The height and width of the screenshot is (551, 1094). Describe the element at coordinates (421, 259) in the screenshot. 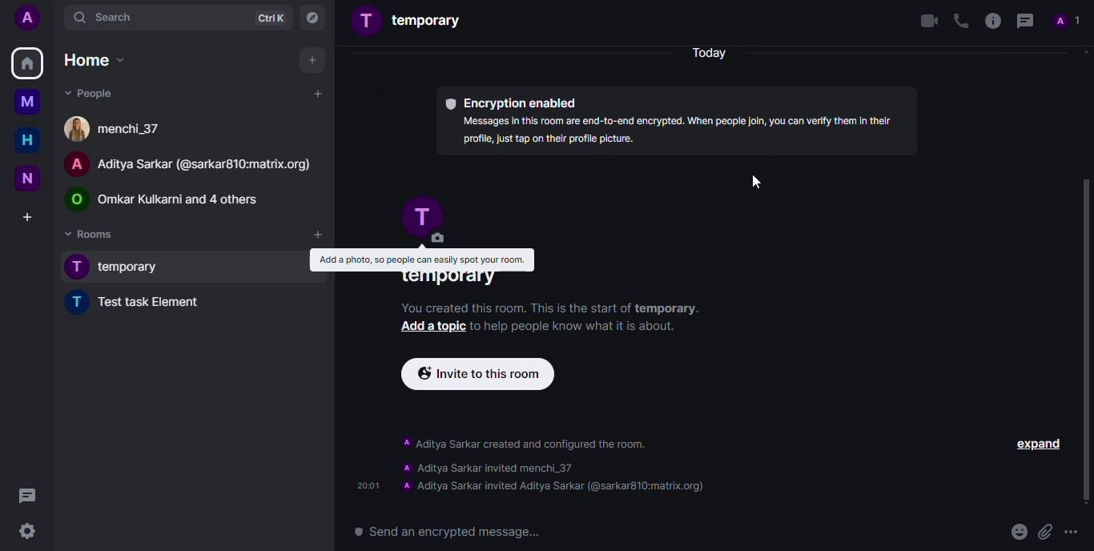

I see `Add a photo, so people can early spot your room. ` at that location.